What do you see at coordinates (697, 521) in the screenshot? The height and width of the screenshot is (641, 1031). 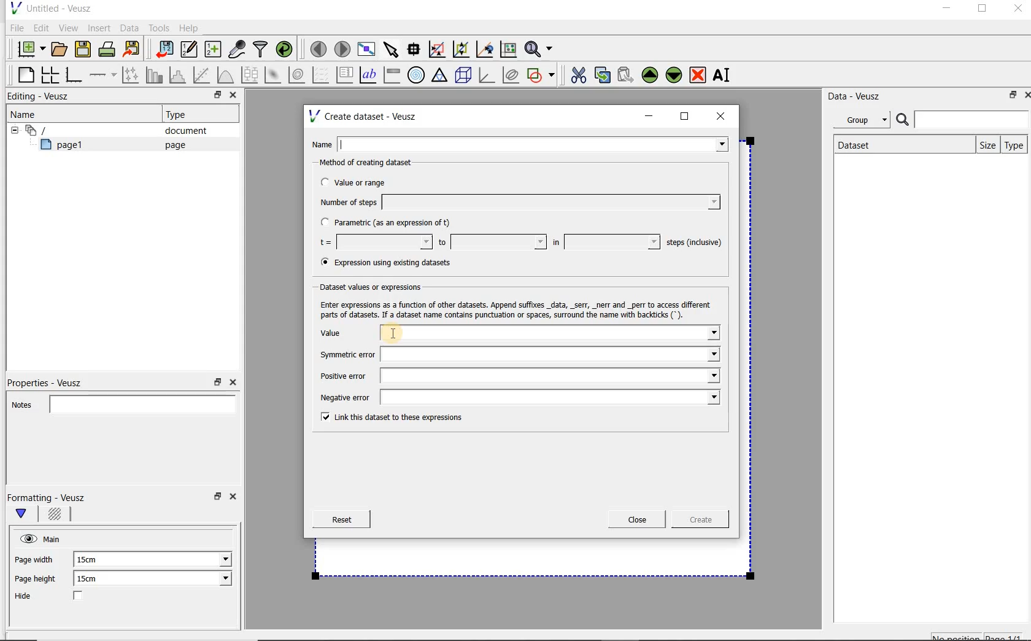 I see `Create` at bounding box center [697, 521].